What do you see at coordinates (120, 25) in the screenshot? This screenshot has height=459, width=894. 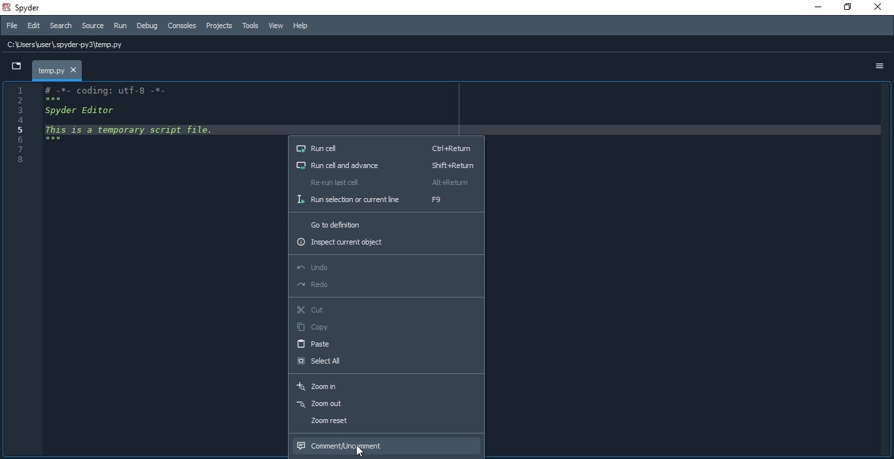 I see `Run` at bounding box center [120, 25].